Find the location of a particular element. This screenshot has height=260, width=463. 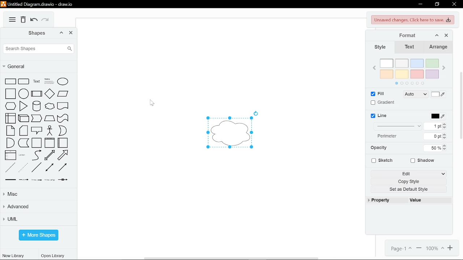

search shapes is located at coordinates (40, 49).